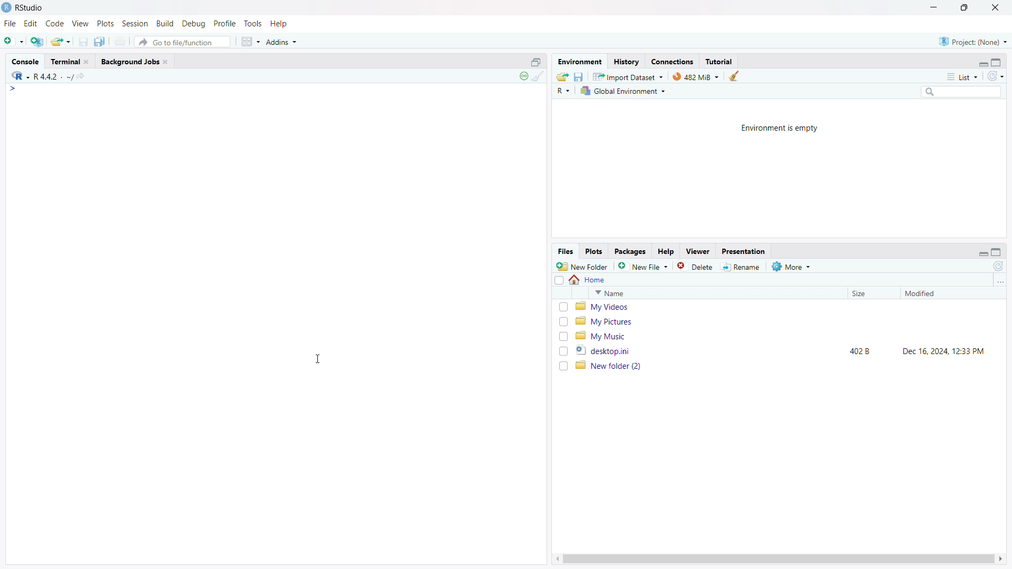 The width and height of the screenshot is (1012, 569). Describe the element at coordinates (998, 266) in the screenshot. I see `refresh` at that location.